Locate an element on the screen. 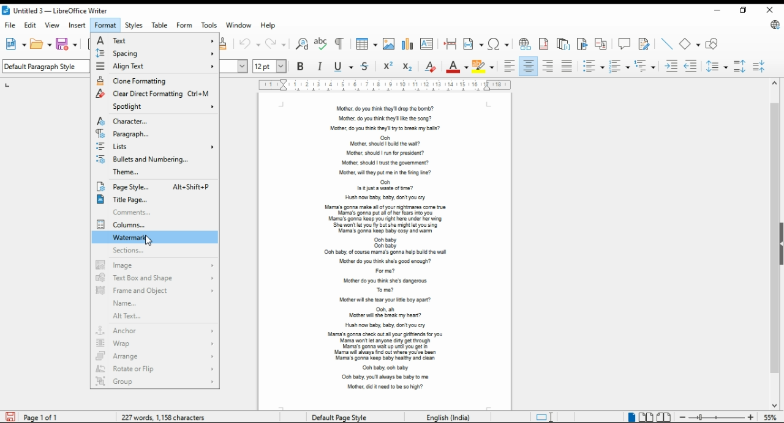  undo is located at coordinates (250, 44).